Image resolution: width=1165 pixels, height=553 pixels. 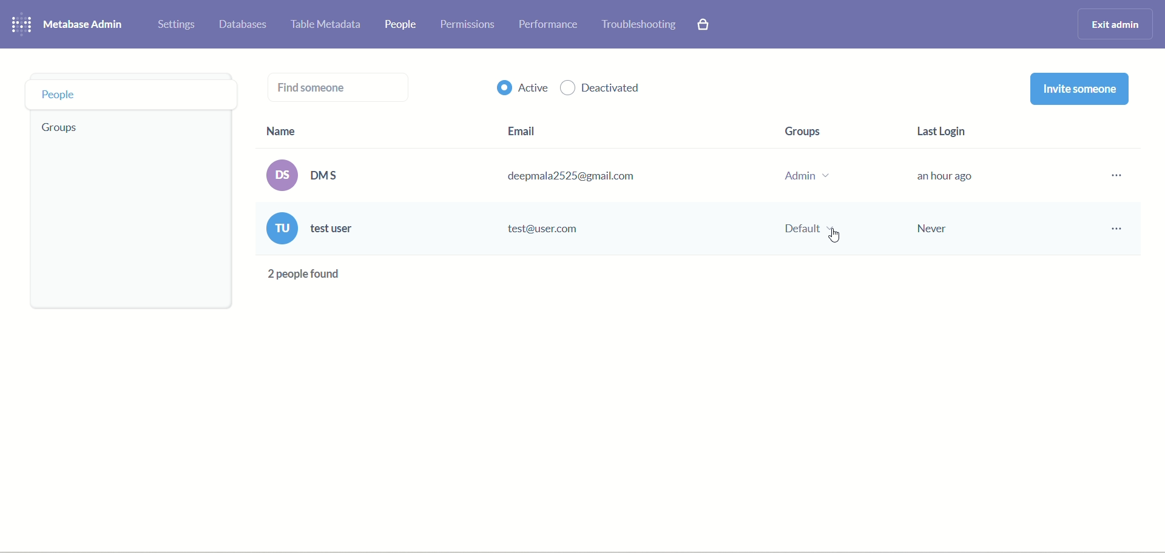 I want to click on performance, so click(x=551, y=24).